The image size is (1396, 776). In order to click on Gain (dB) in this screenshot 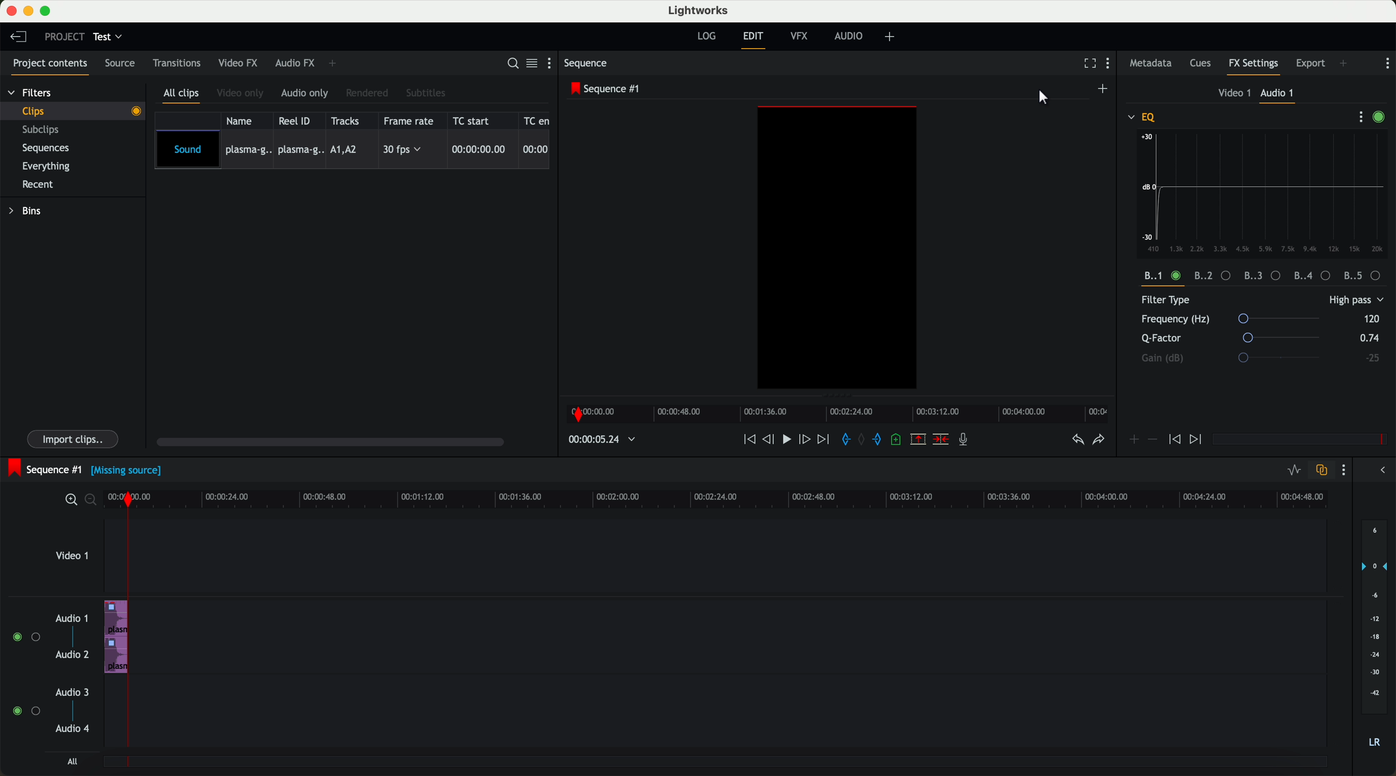, I will do `click(1246, 358)`.